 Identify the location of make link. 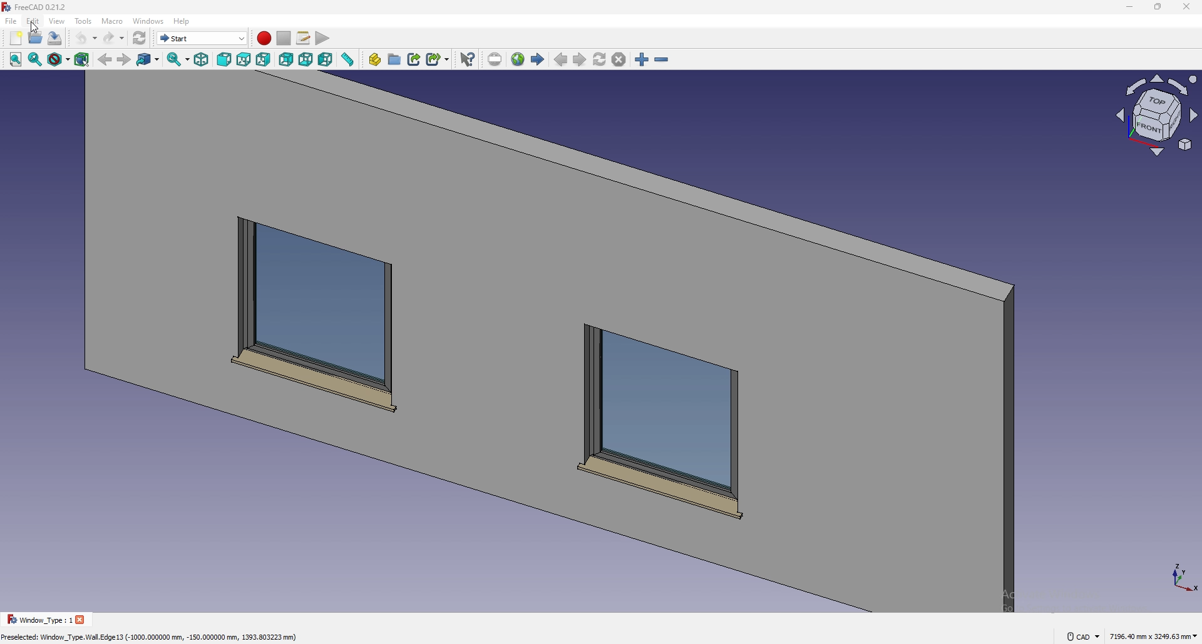
(415, 58).